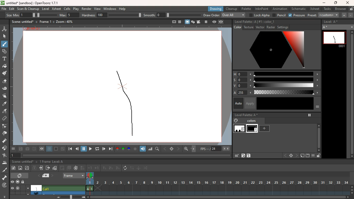 This screenshot has height=199, width=354. What do you see at coordinates (56, 9) in the screenshot?
I see `xsheet` at bounding box center [56, 9].